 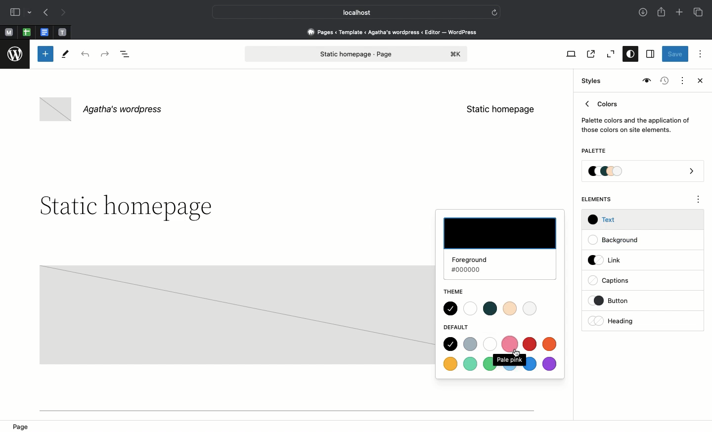 I want to click on Next page, so click(x=63, y=13).